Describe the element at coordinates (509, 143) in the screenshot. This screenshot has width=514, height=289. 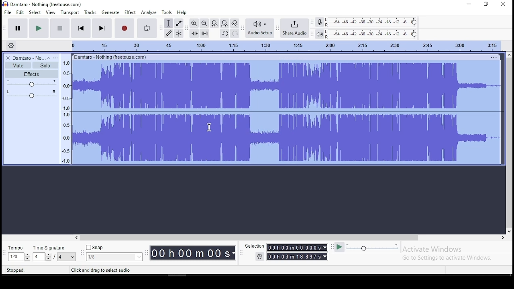
I see `scroll bar` at that location.